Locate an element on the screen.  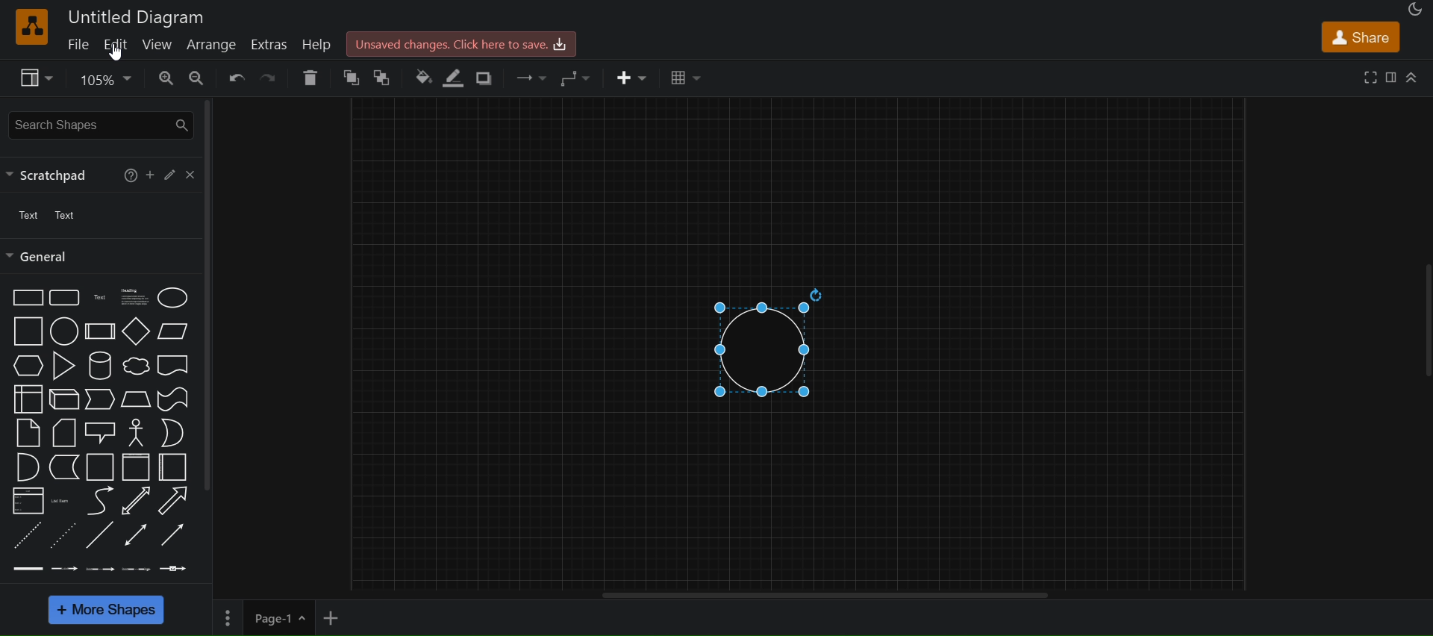
add new page is located at coordinates (343, 617).